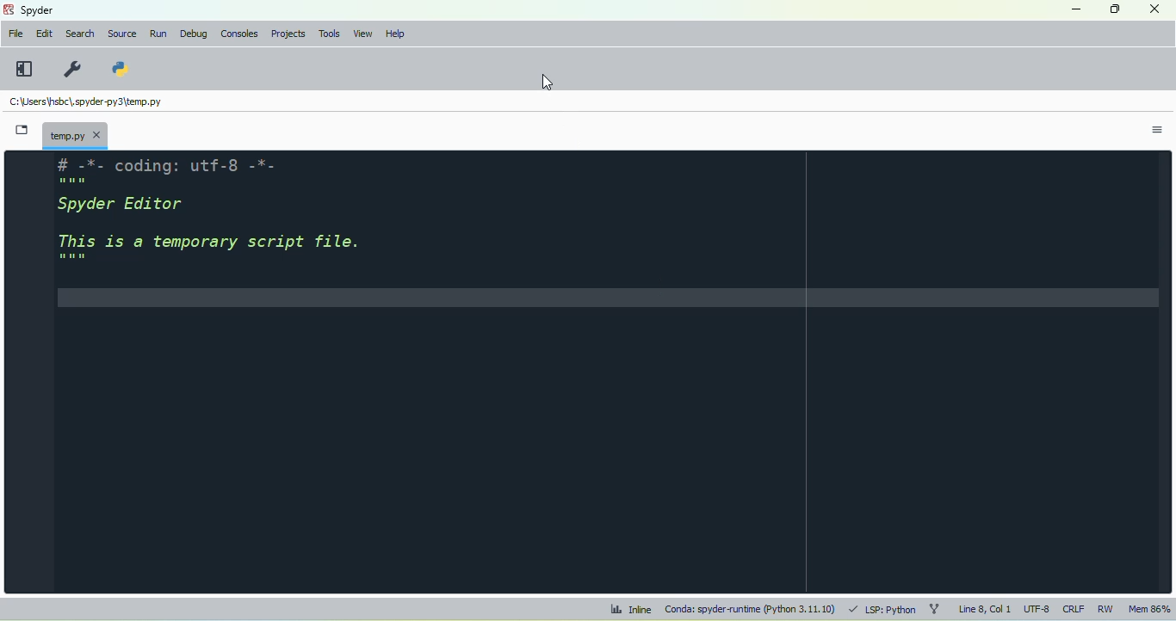  Describe the element at coordinates (883, 609) in the screenshot. I see `LSP: python` at that location.